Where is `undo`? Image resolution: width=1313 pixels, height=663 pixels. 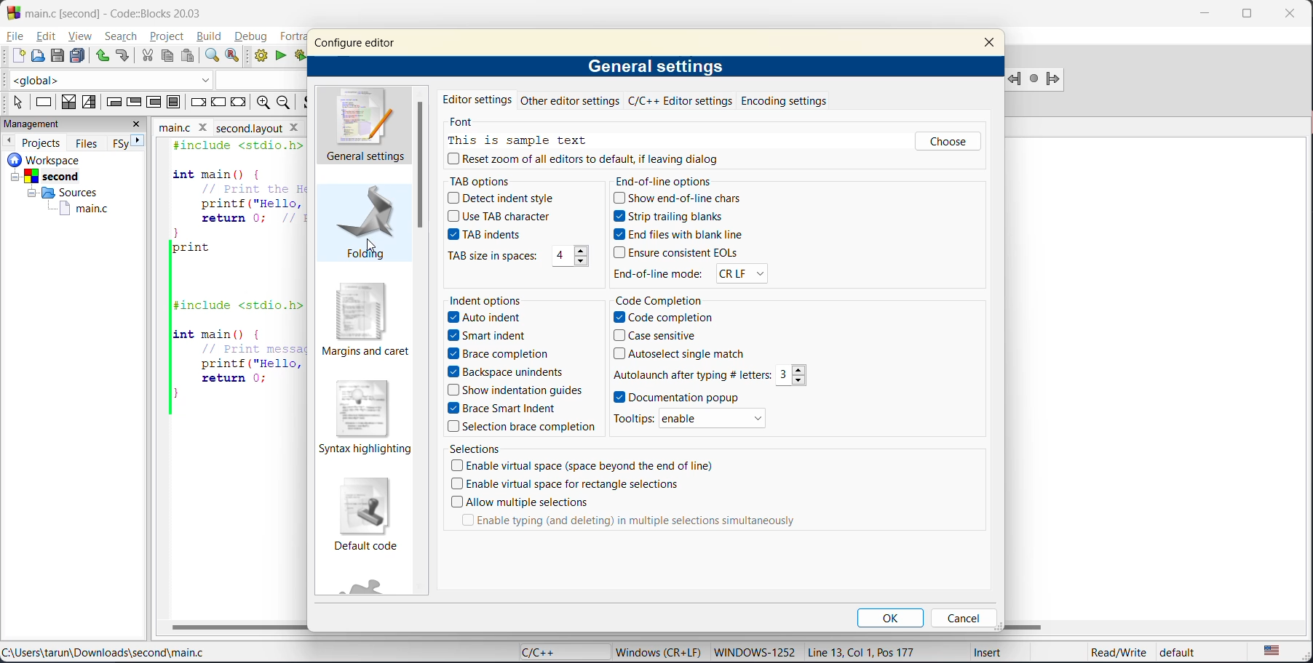
undo is located at coordinates (103, 55).